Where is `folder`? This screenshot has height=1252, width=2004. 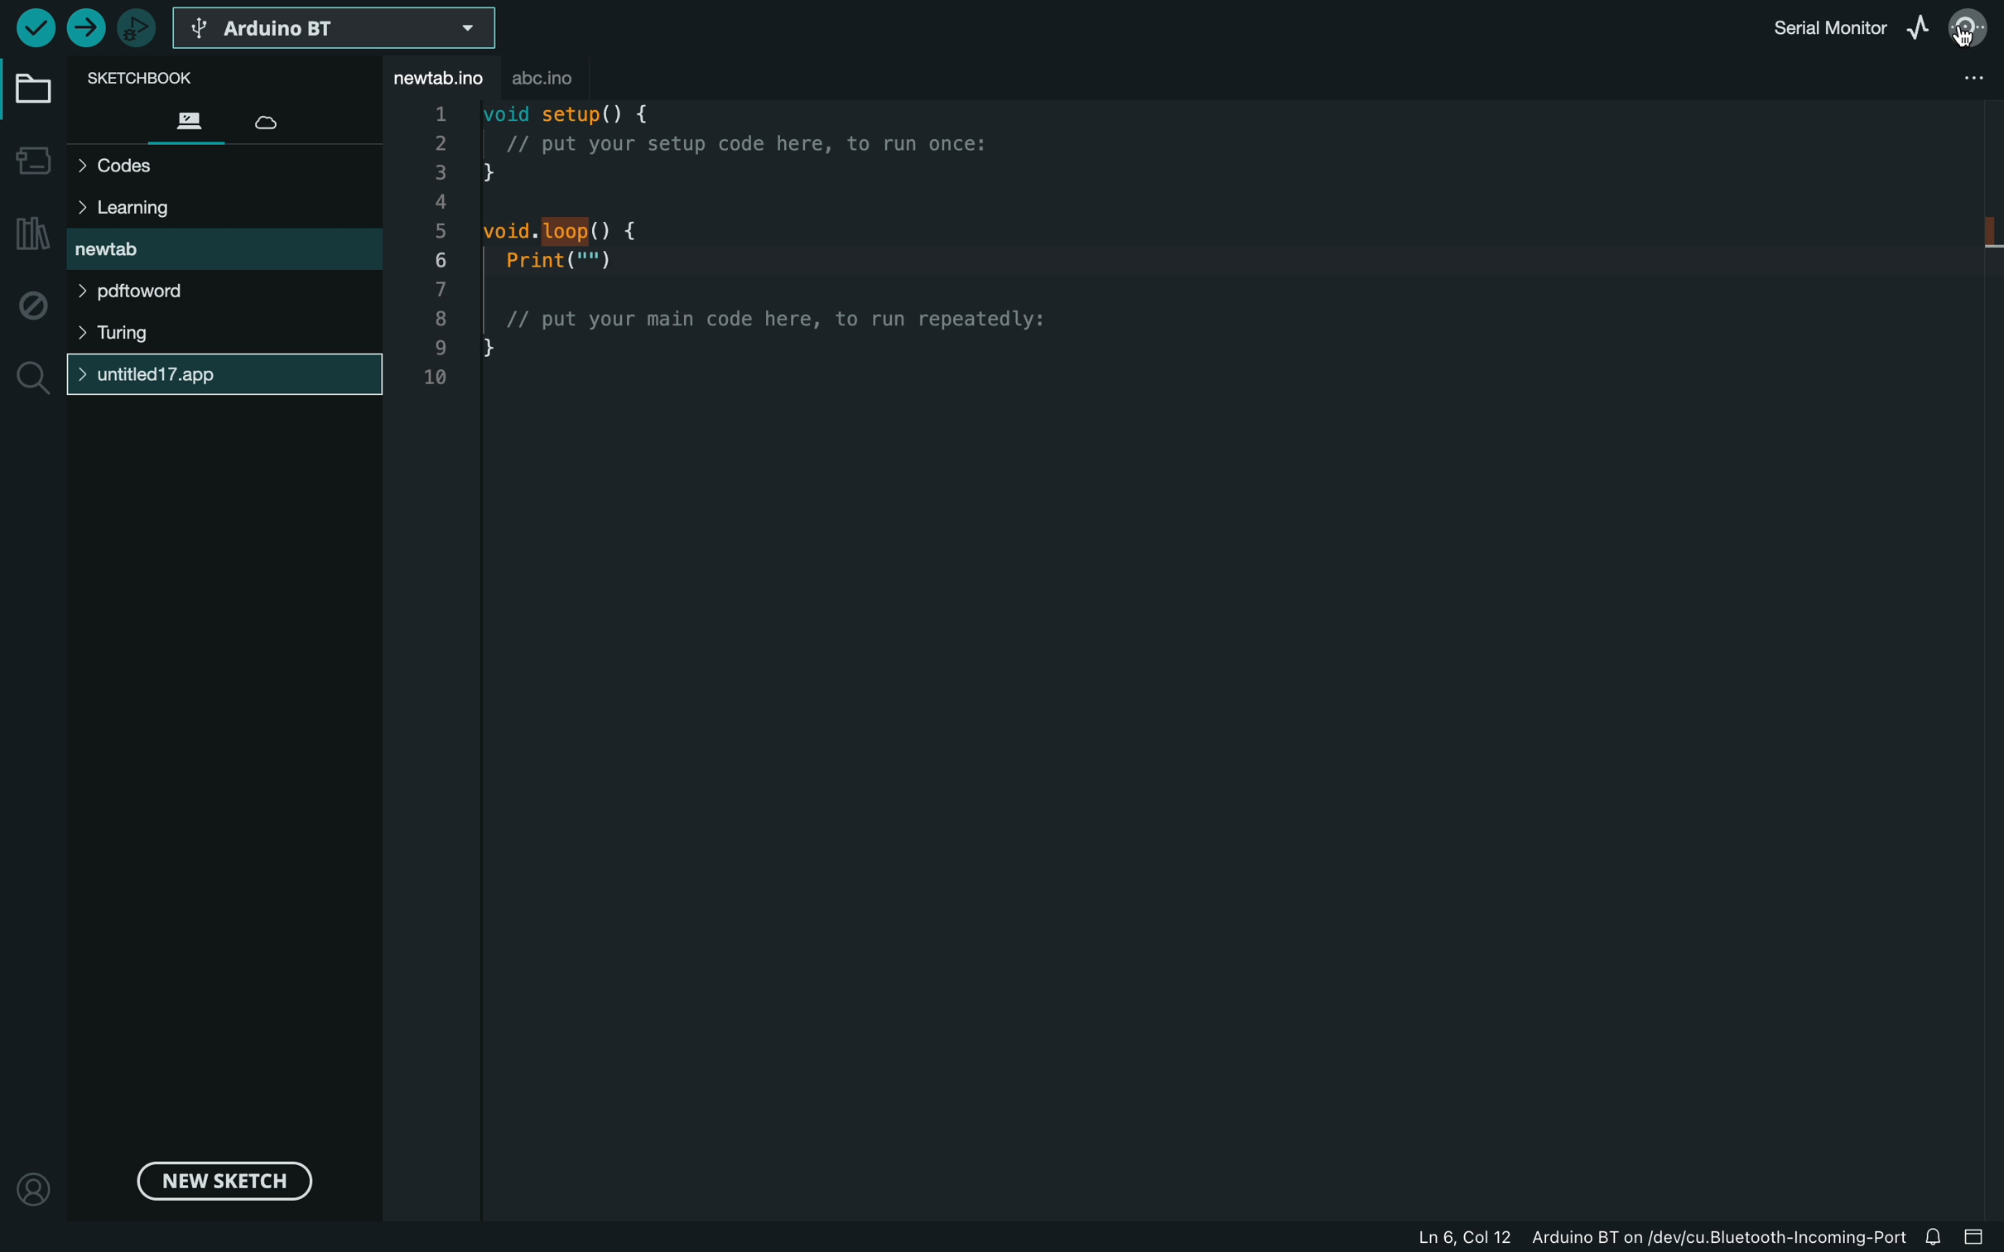 folder is located at coordinates (31, 88).